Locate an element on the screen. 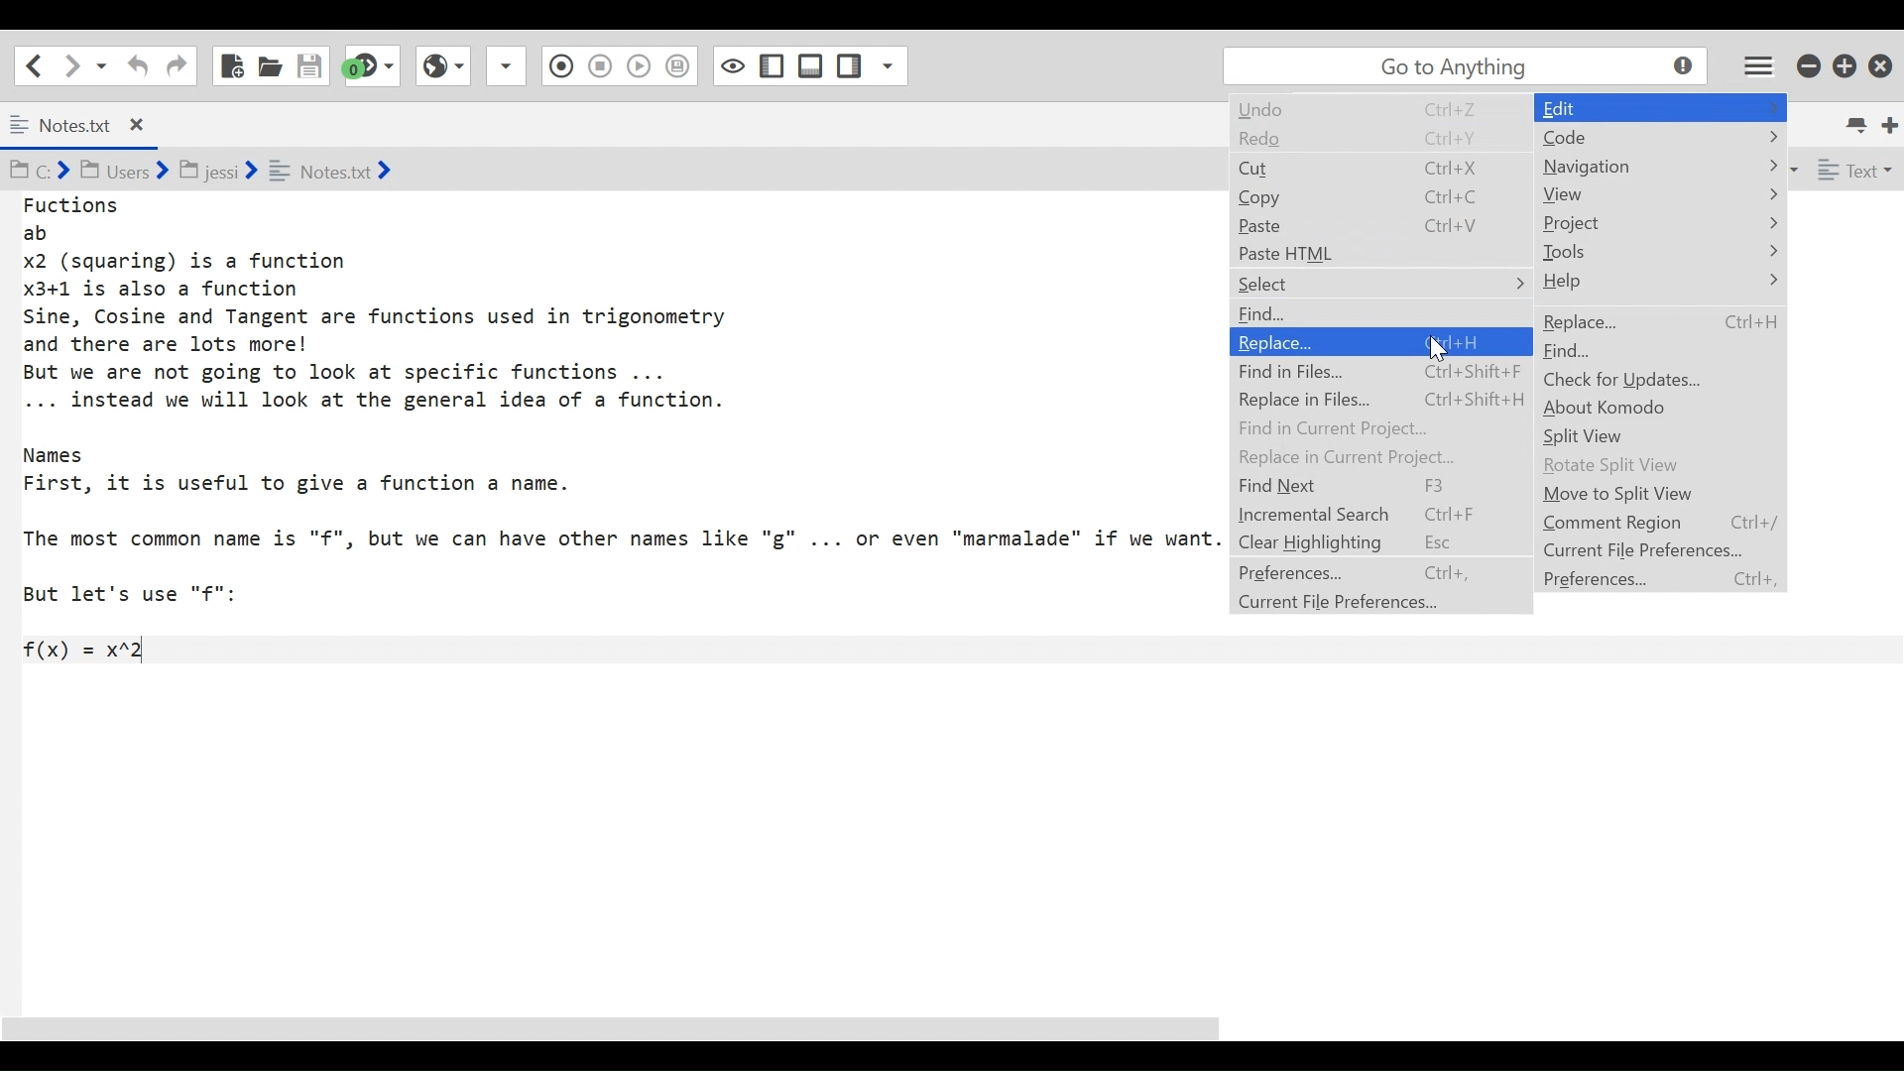 This screenshot has width=1904, height=1071. Paste is located at coordinates (1360, 224).